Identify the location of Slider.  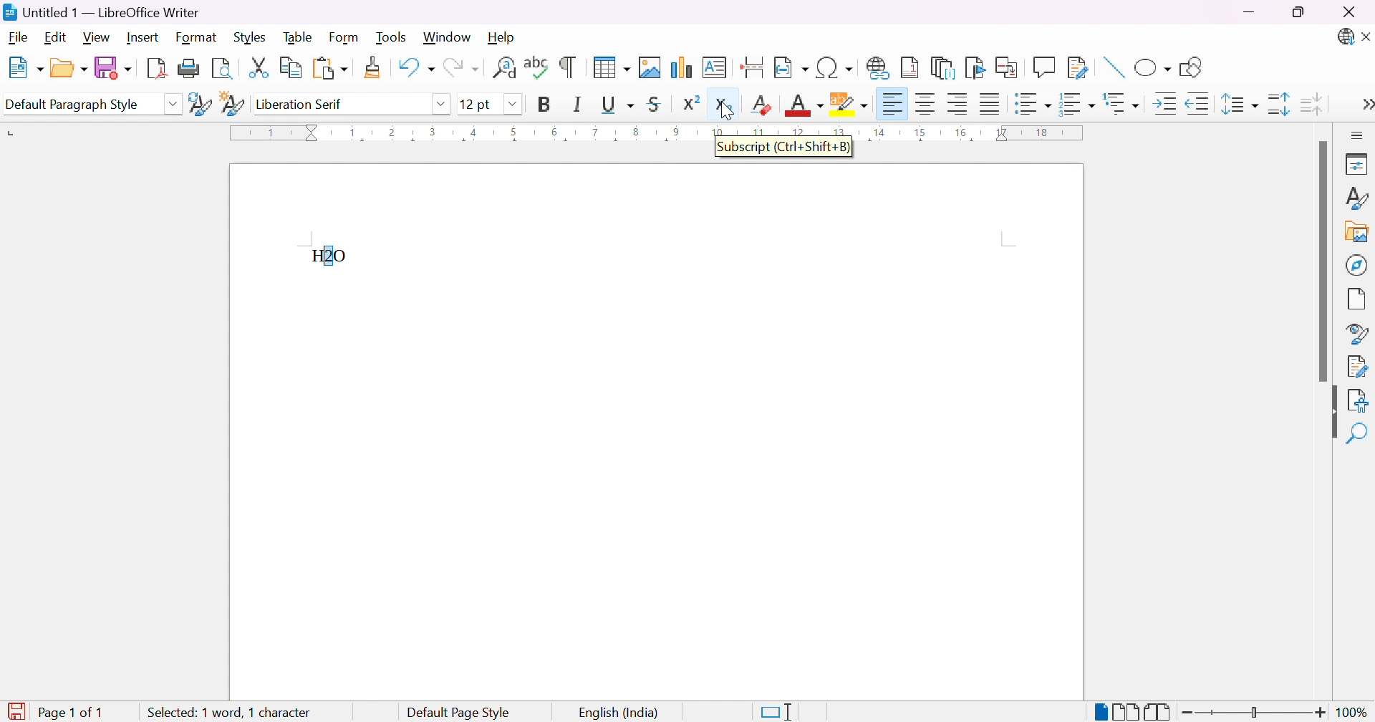
(1253, 713).